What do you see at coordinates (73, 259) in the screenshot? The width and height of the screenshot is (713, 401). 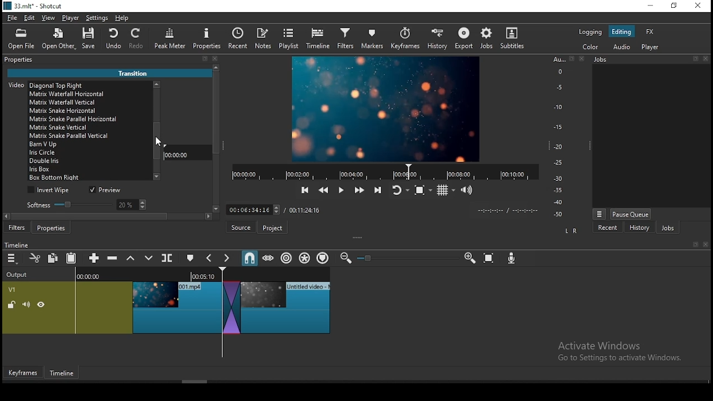 I see `paste` at bounding box center [73, 259].